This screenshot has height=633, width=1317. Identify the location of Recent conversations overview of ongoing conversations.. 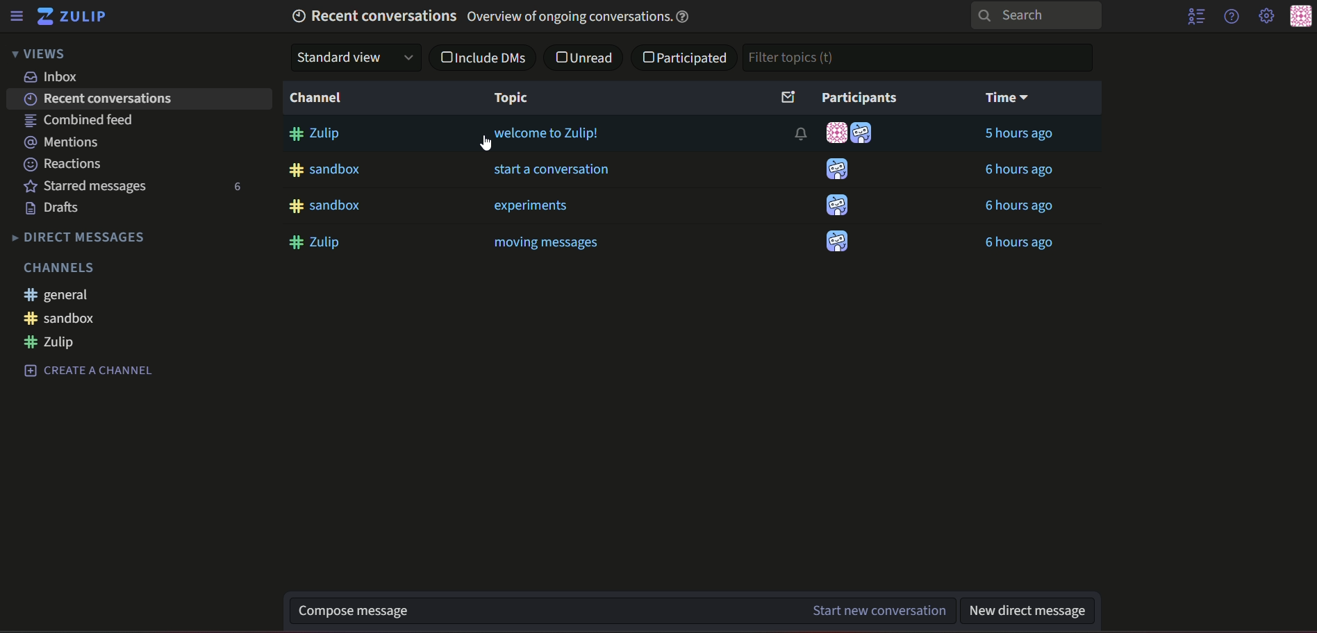
(497, 16).